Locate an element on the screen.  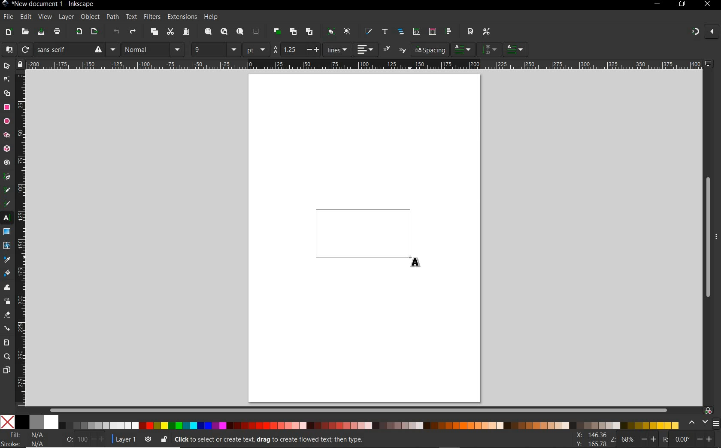
sans-serif is located at coordinates (69, 49).